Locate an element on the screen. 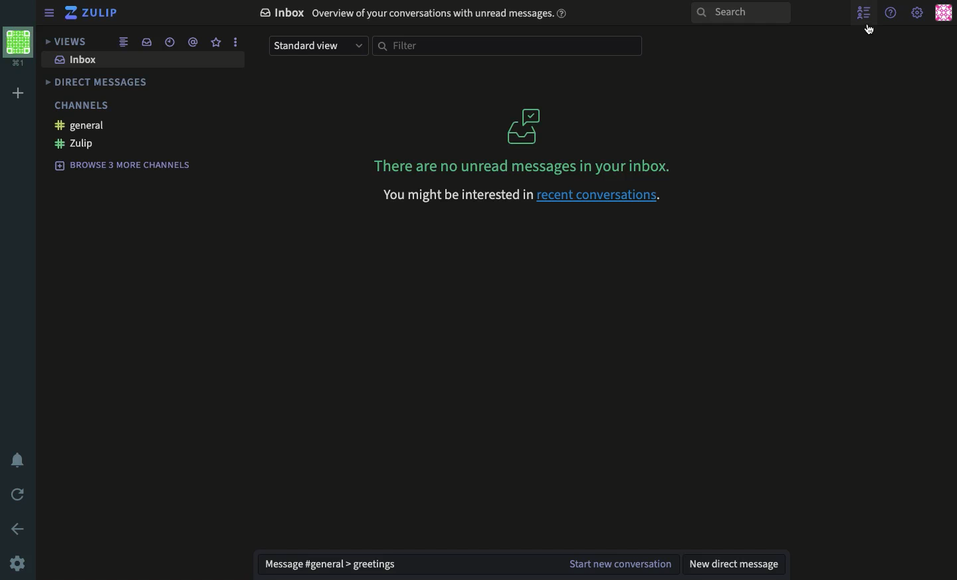 Image resolution: width=957 pixels, height=580 pixels. back is located at coordinates (19, 528).